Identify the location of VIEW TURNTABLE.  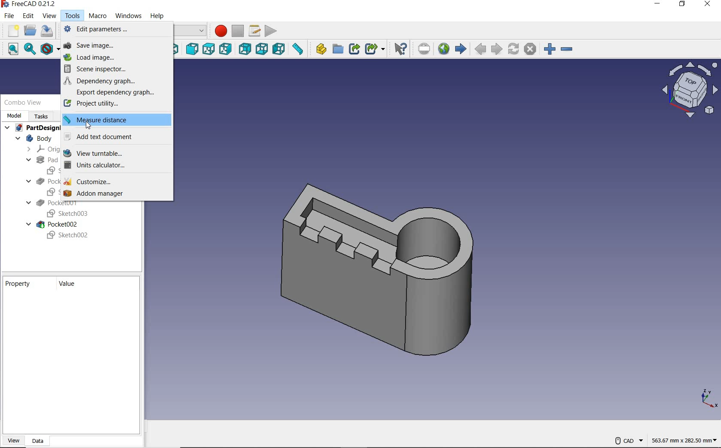
(115, 153).